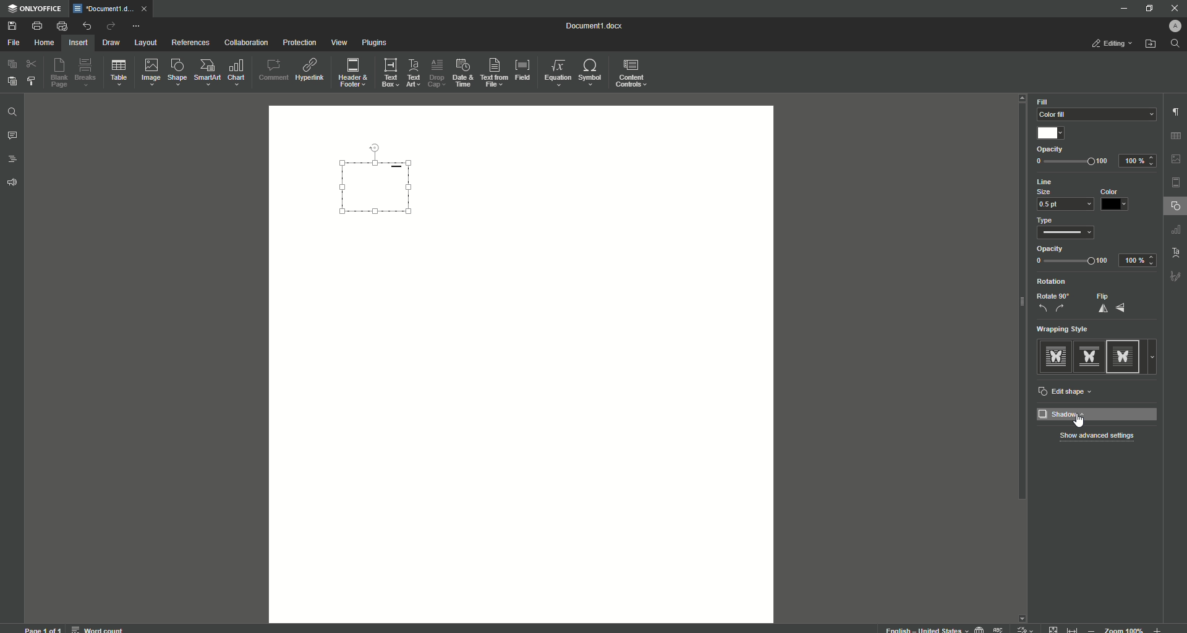 This screenshot has width=1187, height=633. Describe the element at coordinates (273, 70) in the screenshot. I see `Comment` at that location.